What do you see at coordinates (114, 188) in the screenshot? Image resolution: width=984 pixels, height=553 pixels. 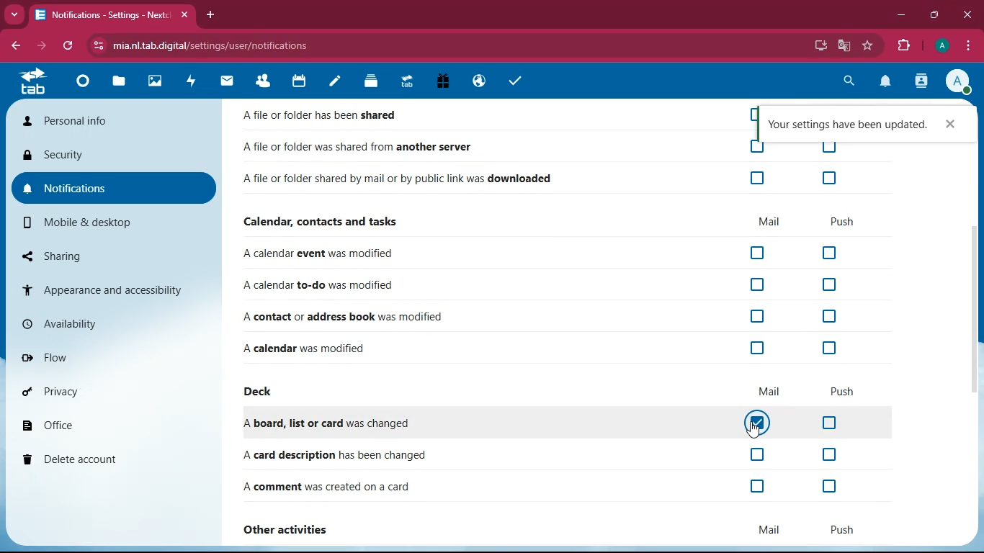 I see `notifications` at bounding box center [114, 188].